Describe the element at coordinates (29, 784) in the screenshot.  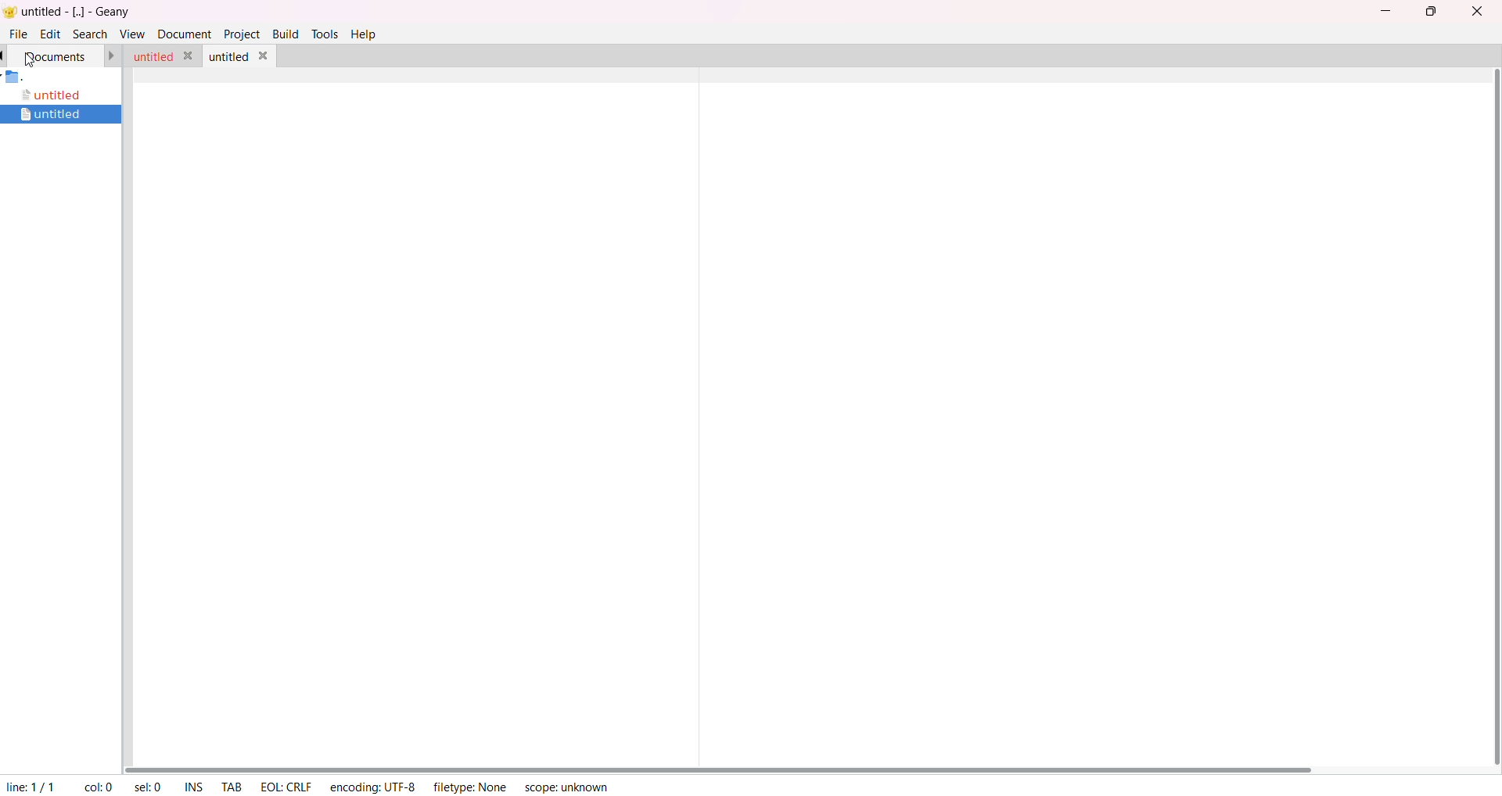
I see `line 1/1` at that location.